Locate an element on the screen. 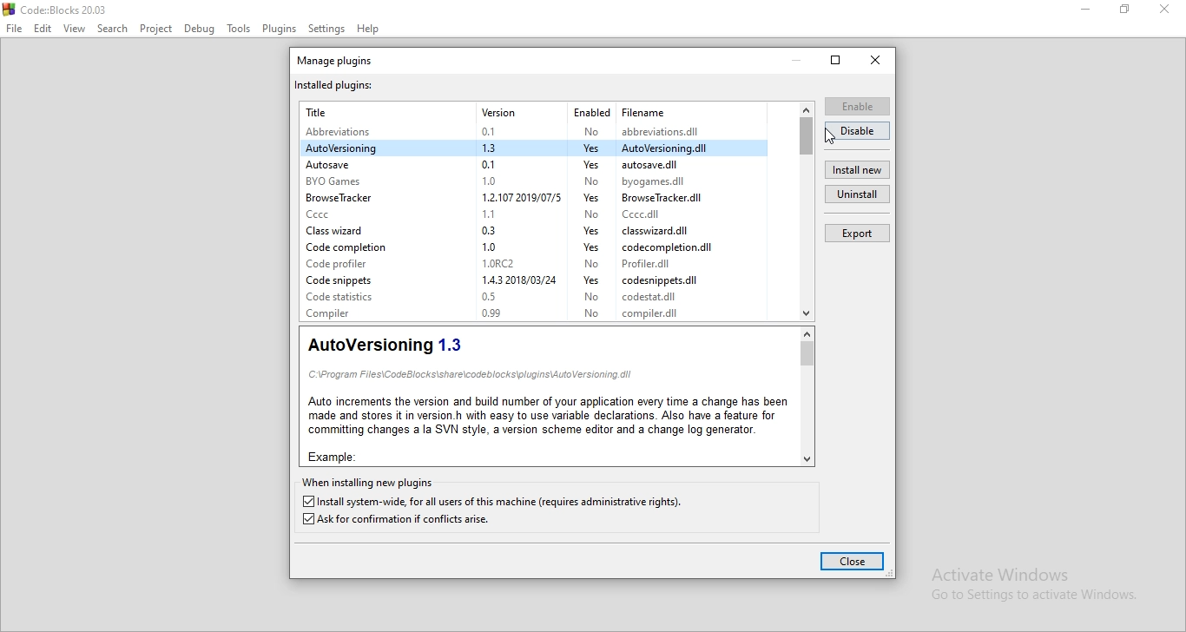 The height and width of the screenshot is (632, 1186). Install system-wide, for all users of this machine (requires administrative rights). is located at coordinates (493, 502).